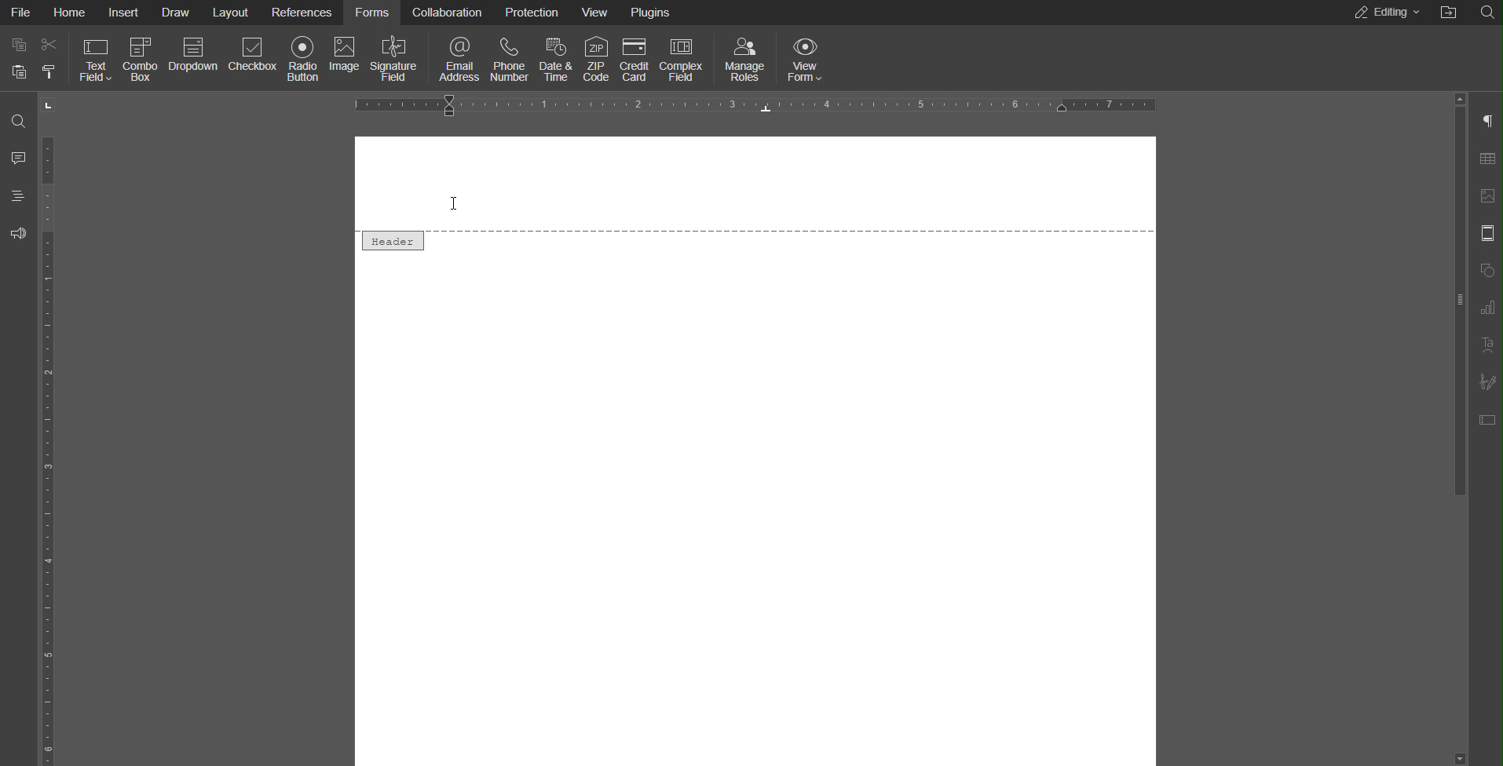 This screenshot has width=1503, height=766. Describe the element at coordinates (1485, 419) in the screenshot. I see `Form Settings` at that location.